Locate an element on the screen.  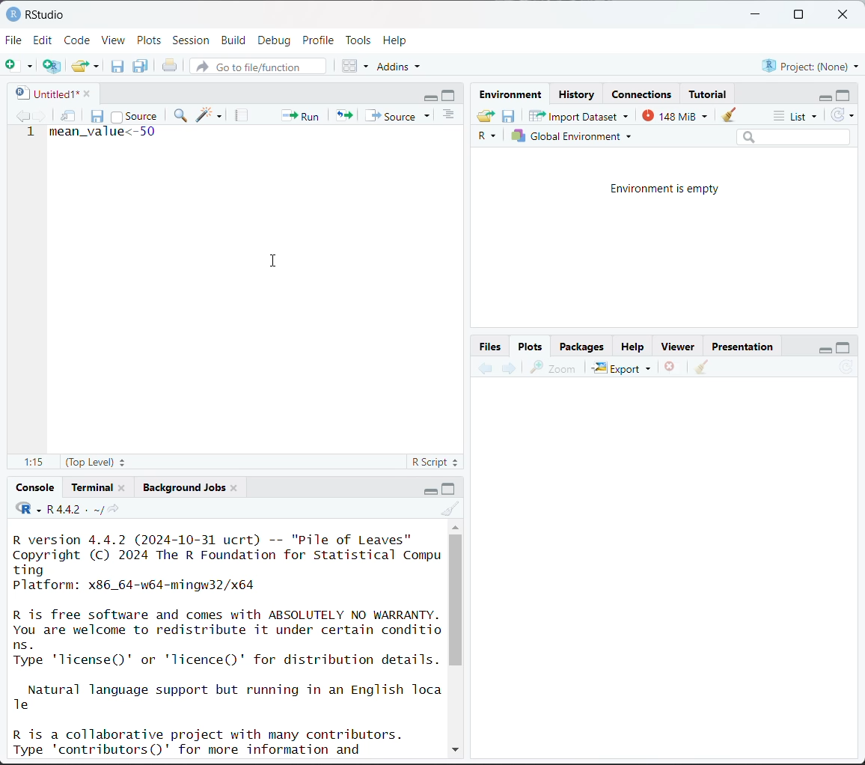
 is located at coordinates (492, 346).